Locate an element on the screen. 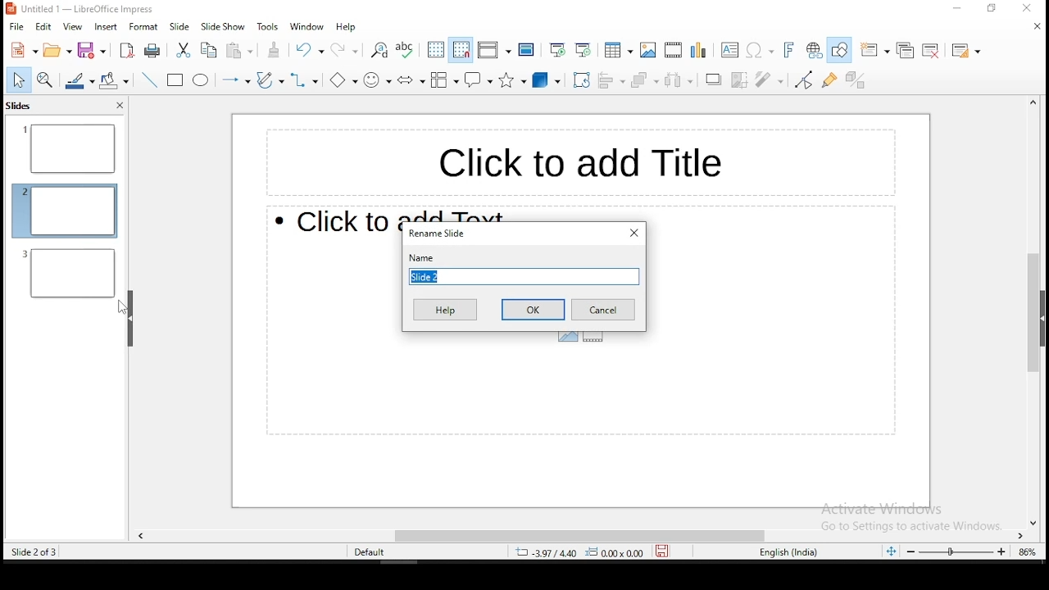 The height and width of the screenshot is (590, 1049). mouse pointer is located at coordinates (124, 311).